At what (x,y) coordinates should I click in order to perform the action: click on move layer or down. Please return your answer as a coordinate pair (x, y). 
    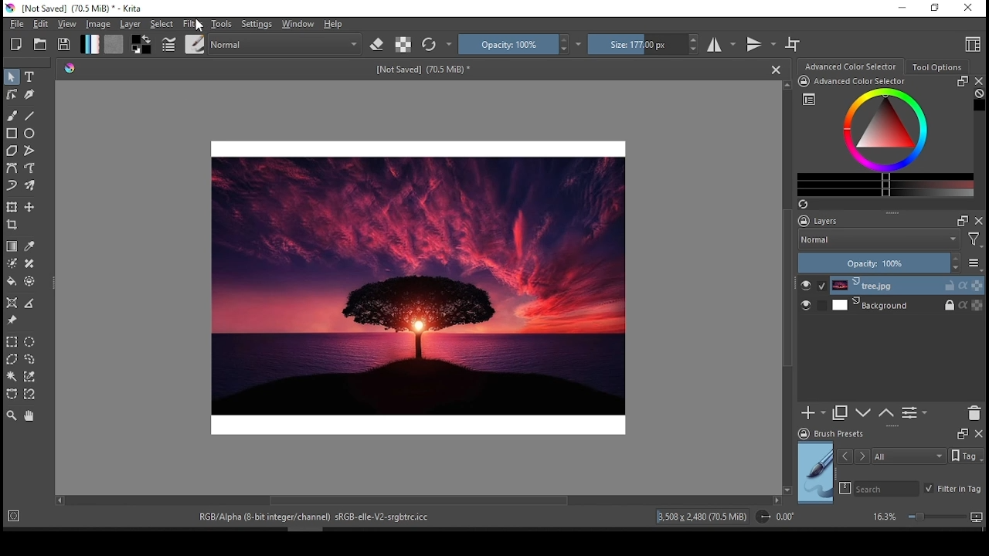
    Looking at the image, I should click on (864, 415).